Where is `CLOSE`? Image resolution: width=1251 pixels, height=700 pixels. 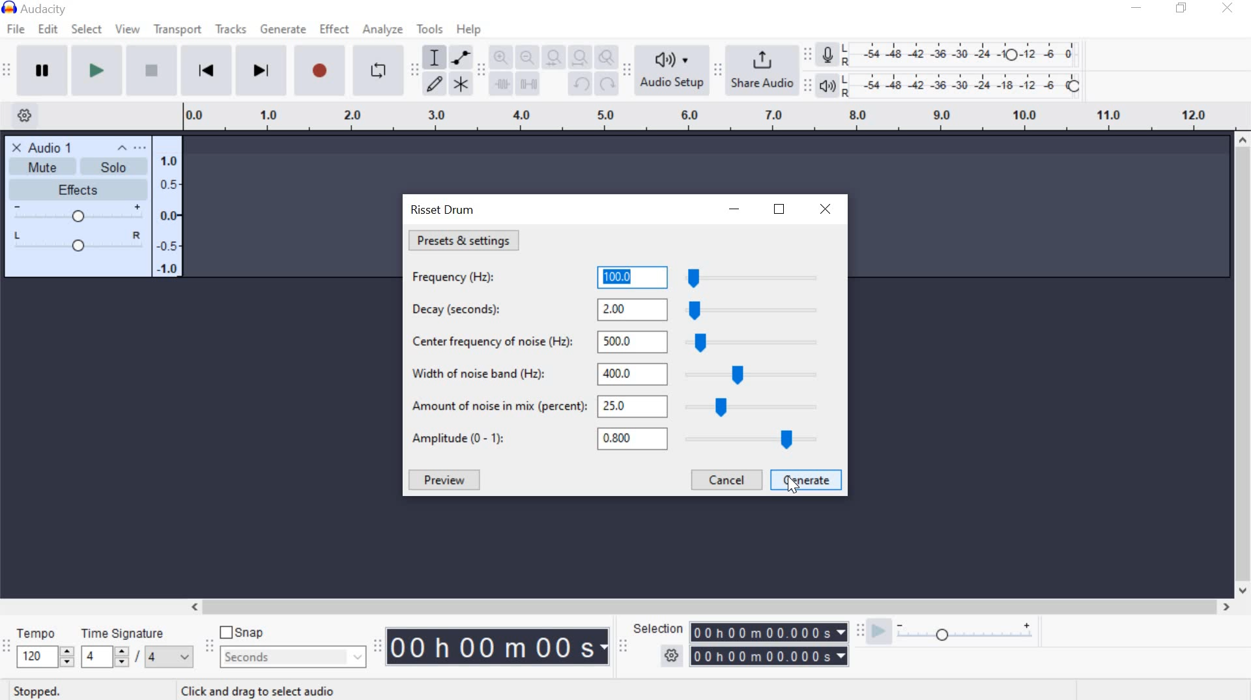 CLOSE is located at coordinates (826, 209).